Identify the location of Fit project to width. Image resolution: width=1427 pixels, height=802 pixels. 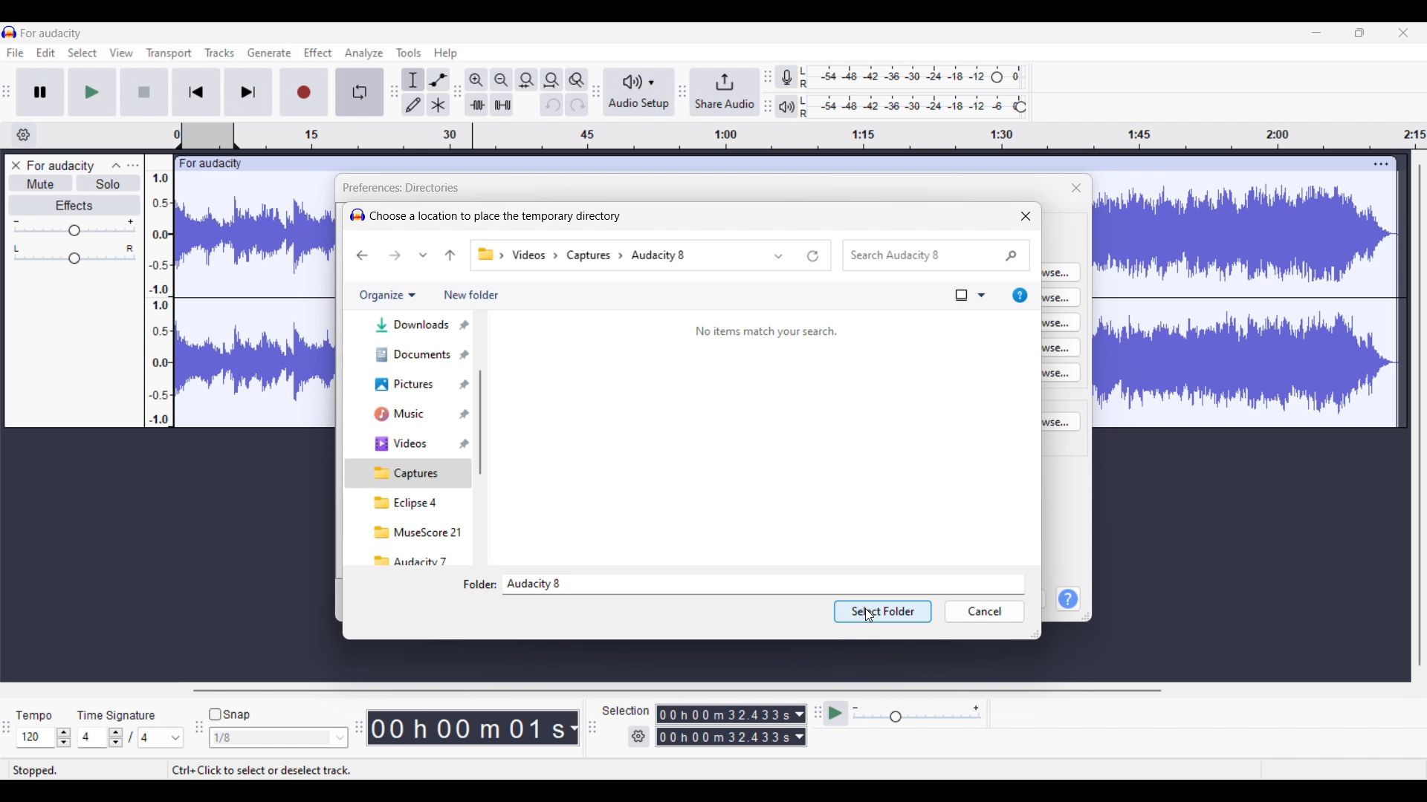
(551, 80).